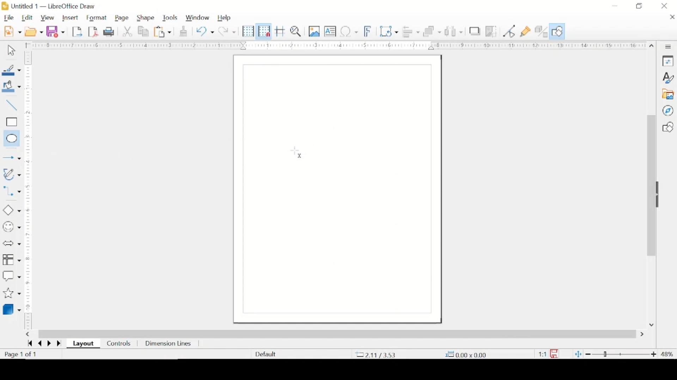 The image size is (677, 380). What do you see at coordinates (28, 18) in the screenshot?
I see `edit` at bounding box center [28, 18].